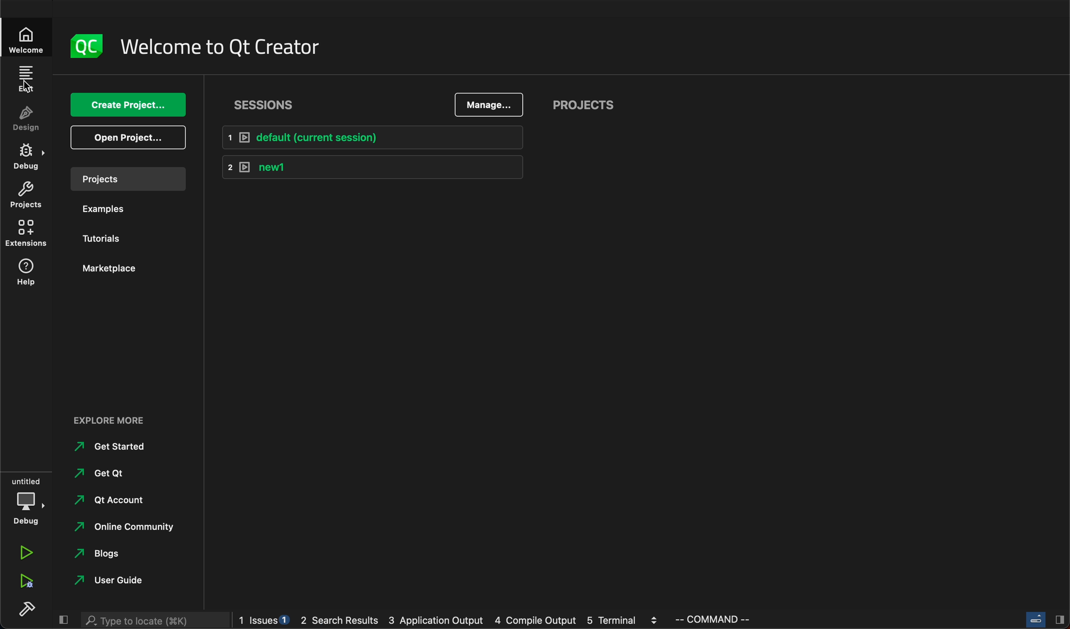 This screenshot has height=629, width=1070. I want to click on account, so click(113, 500).